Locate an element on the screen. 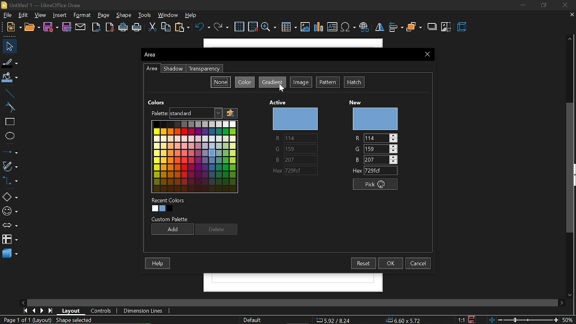 Image resolution: width=576 pixels, height=324 pixels. go to last page is located at coordinates (50, 311).